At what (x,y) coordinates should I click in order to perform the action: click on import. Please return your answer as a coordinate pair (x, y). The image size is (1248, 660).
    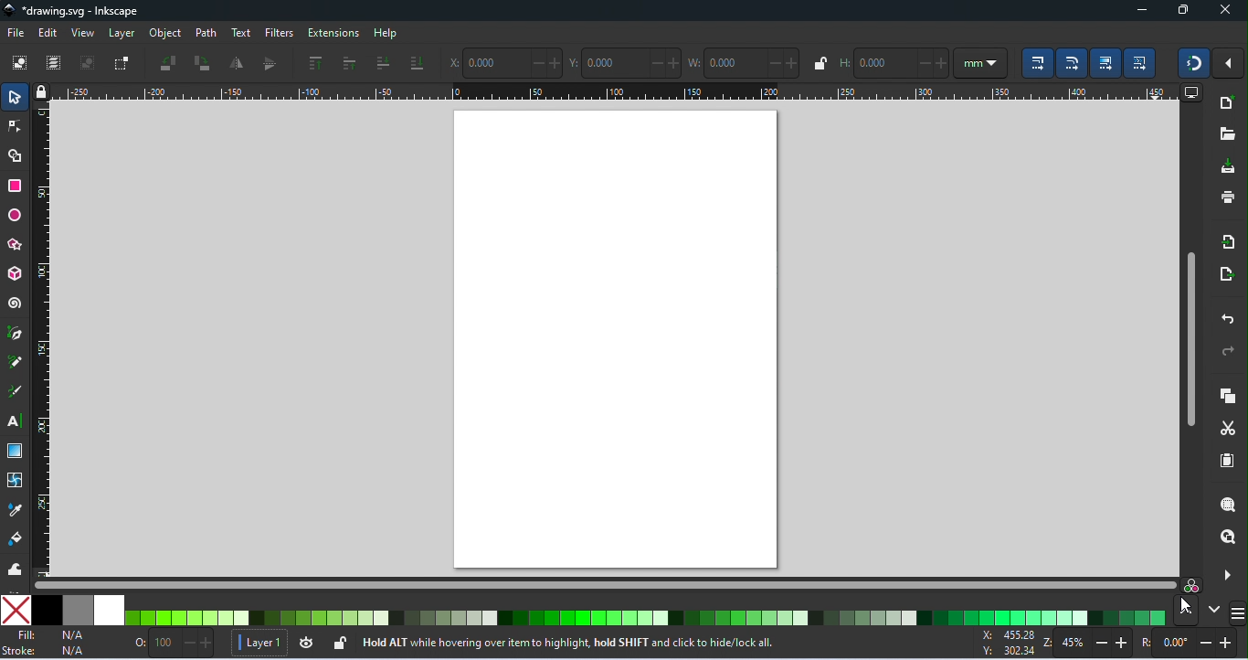
    Looking at the image, I should click on (1230, 243).